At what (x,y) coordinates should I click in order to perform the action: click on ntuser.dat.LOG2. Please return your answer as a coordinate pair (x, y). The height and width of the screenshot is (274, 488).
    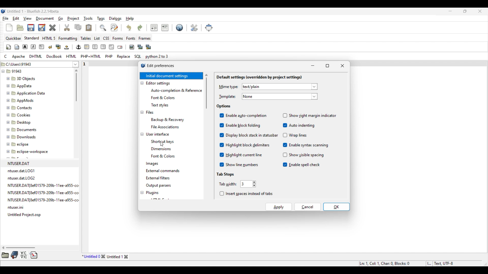
    Looking at the image, I should click on (23, 178).